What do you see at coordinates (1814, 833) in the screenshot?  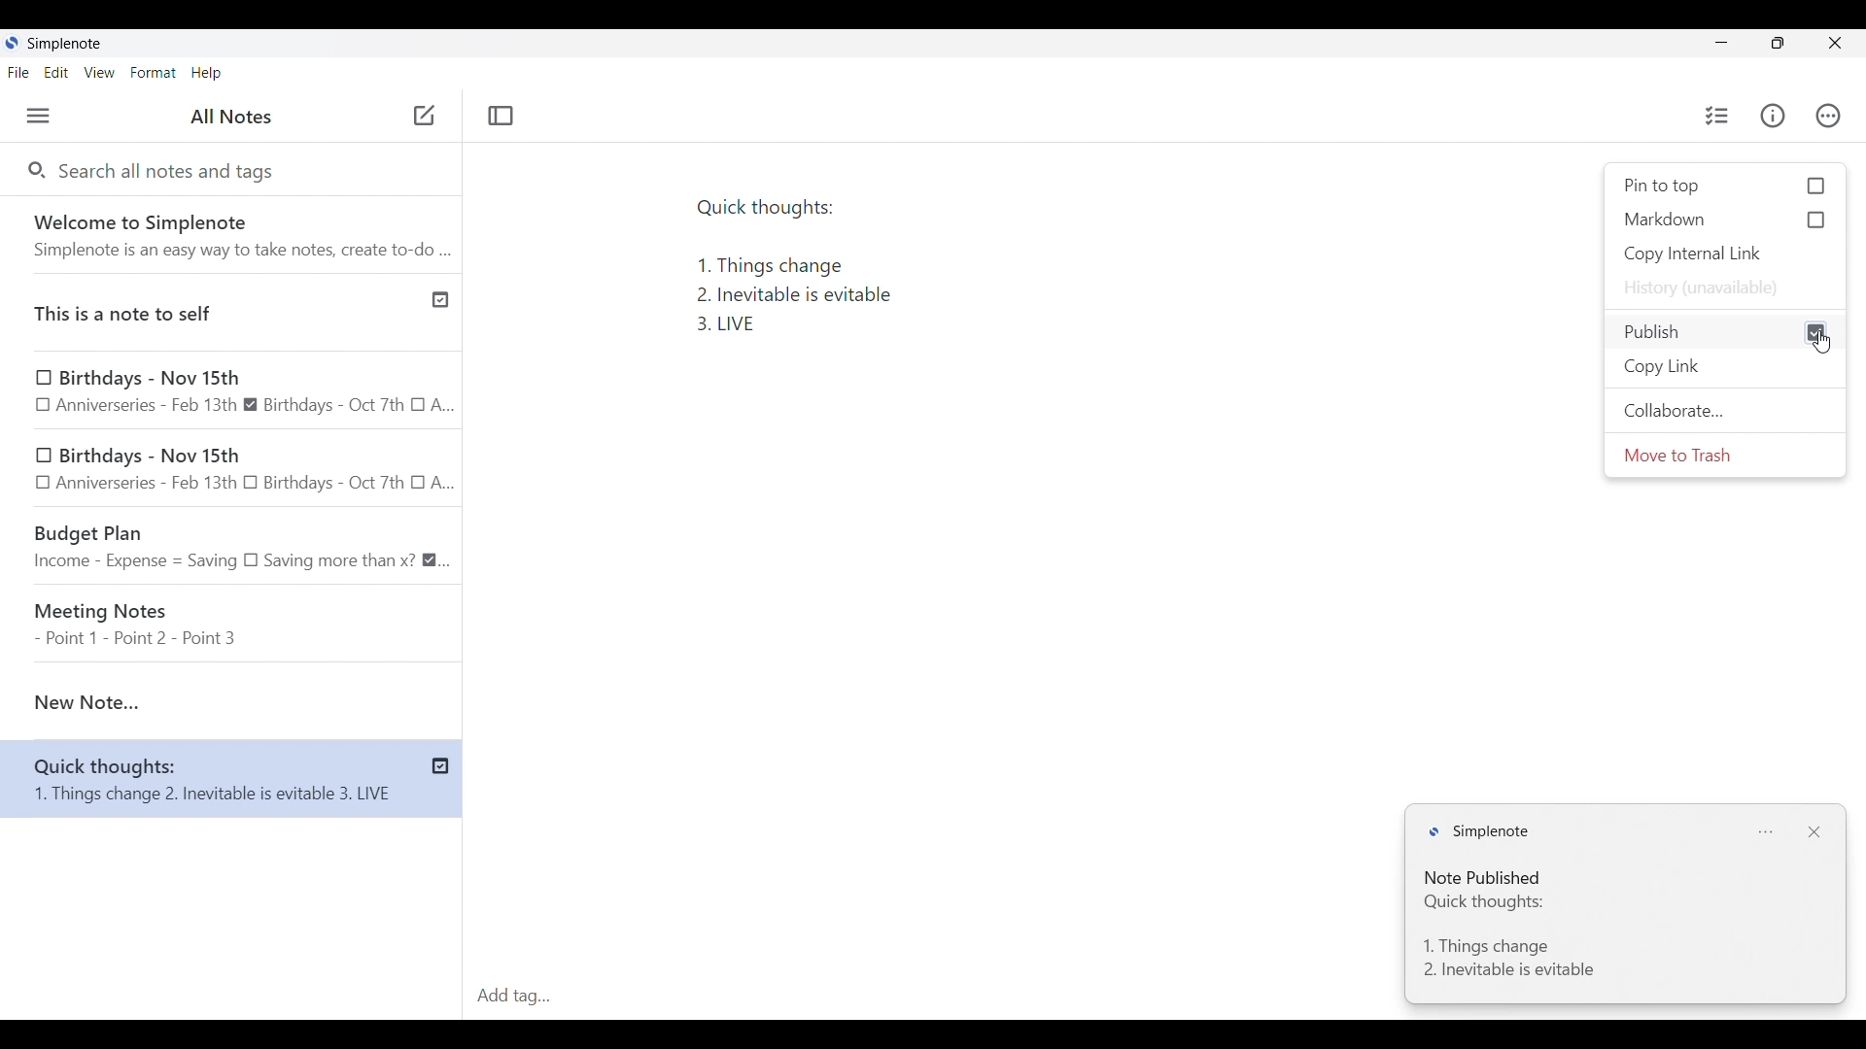 I see `Close notification window` at bounding box center [1814, 833].